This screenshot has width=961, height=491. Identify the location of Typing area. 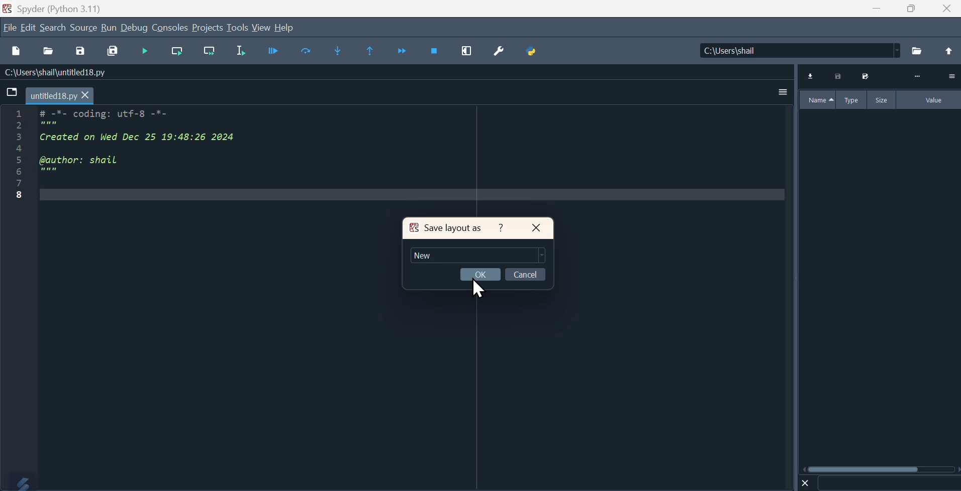
(478, 255).